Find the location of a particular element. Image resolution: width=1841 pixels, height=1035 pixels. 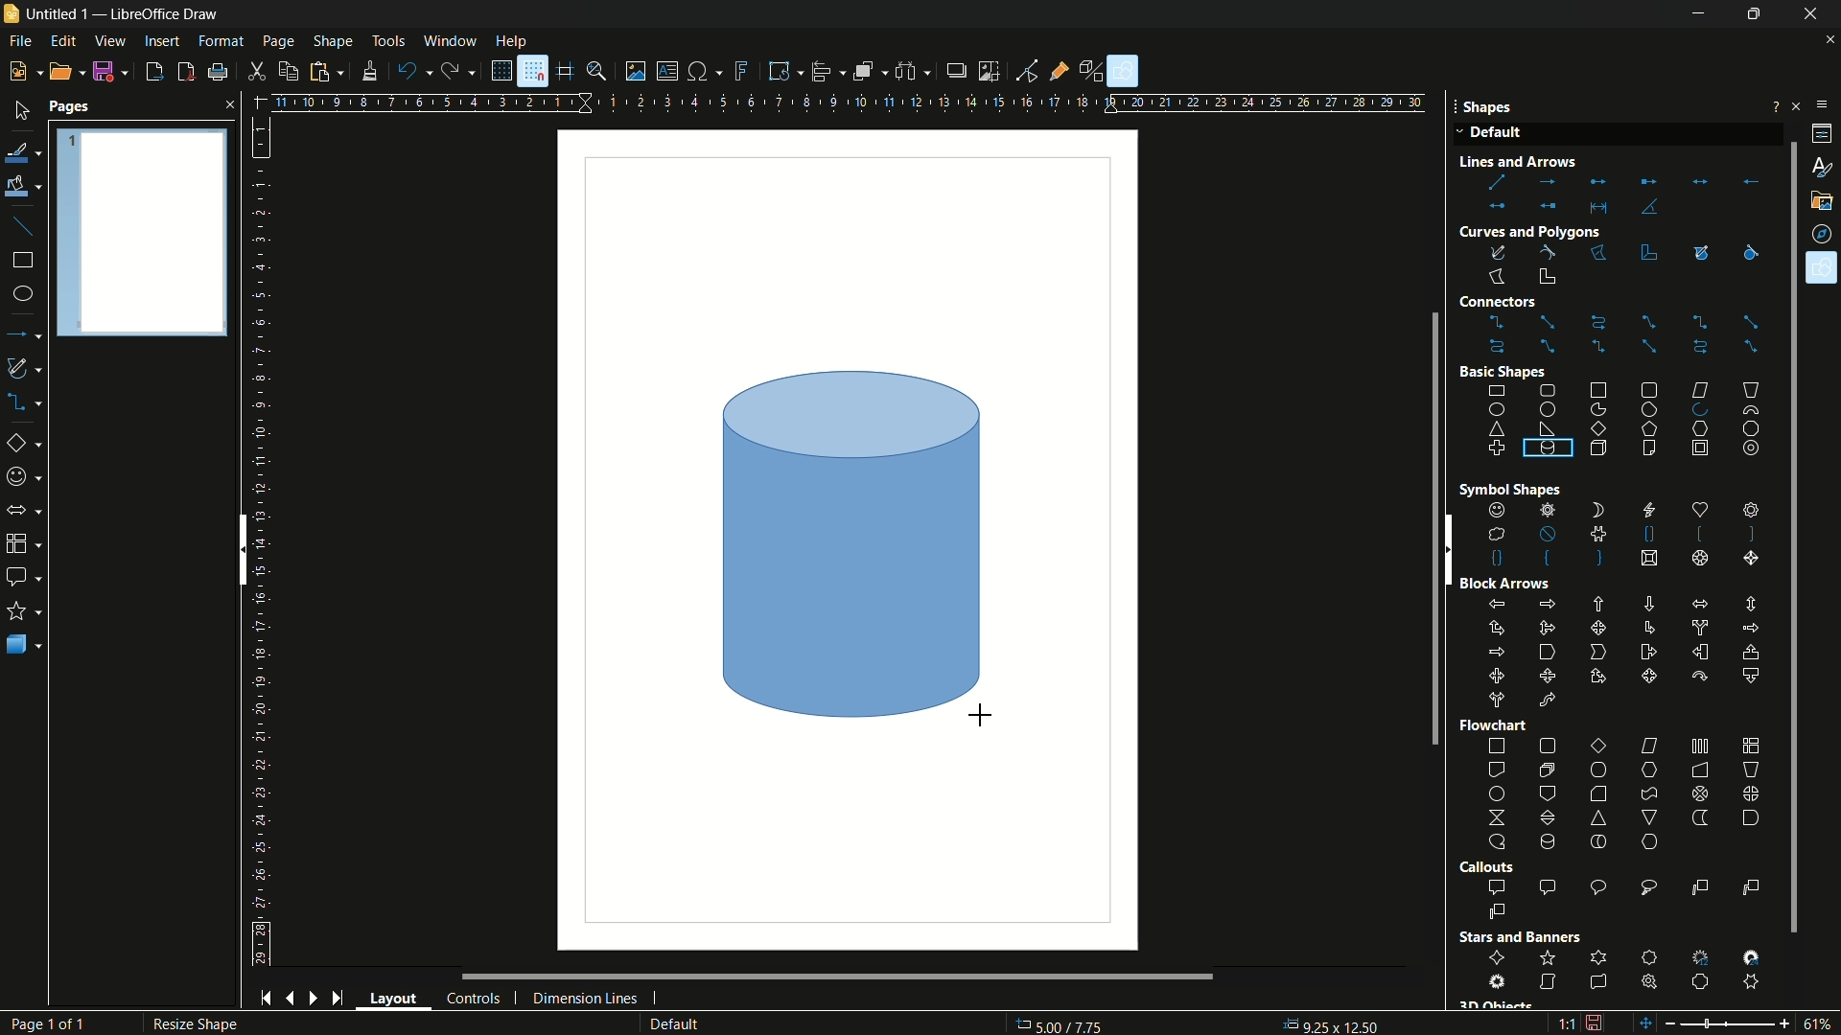

export directly as pdf is located at coordinates (186, 71).